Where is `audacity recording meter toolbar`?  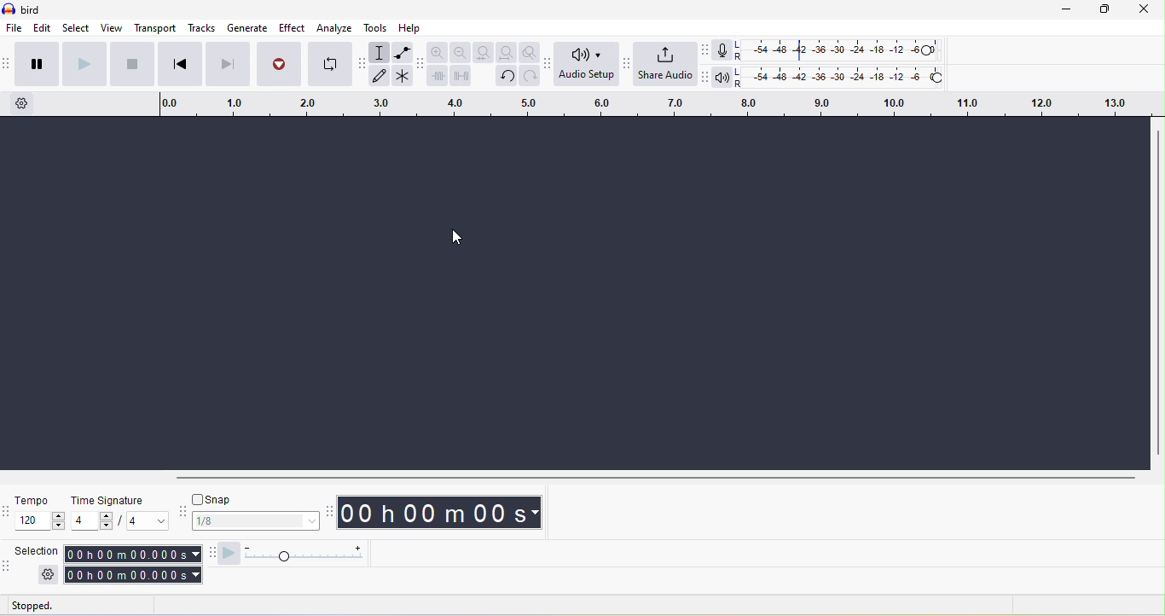 audacity recording meter toolbar is located at coordinates (705, 50).